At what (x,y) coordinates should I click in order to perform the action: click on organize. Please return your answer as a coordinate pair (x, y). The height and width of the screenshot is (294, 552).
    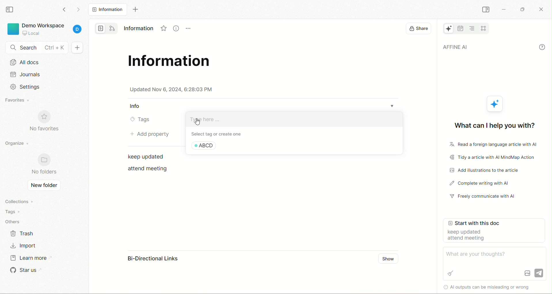
    Looking at the image, I should click on (16, 145).